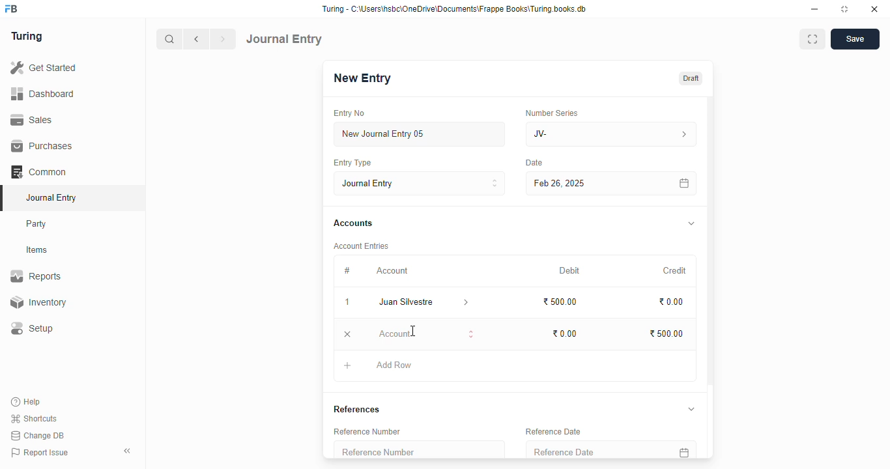 This screenshot has height=469, width=890. I want to click on journal entry, so click(420, 183).